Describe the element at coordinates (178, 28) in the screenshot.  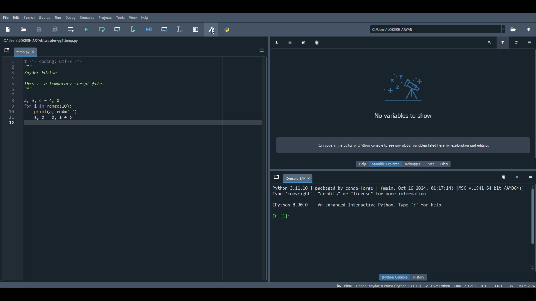
I see `Debug selection or current line` at that location.